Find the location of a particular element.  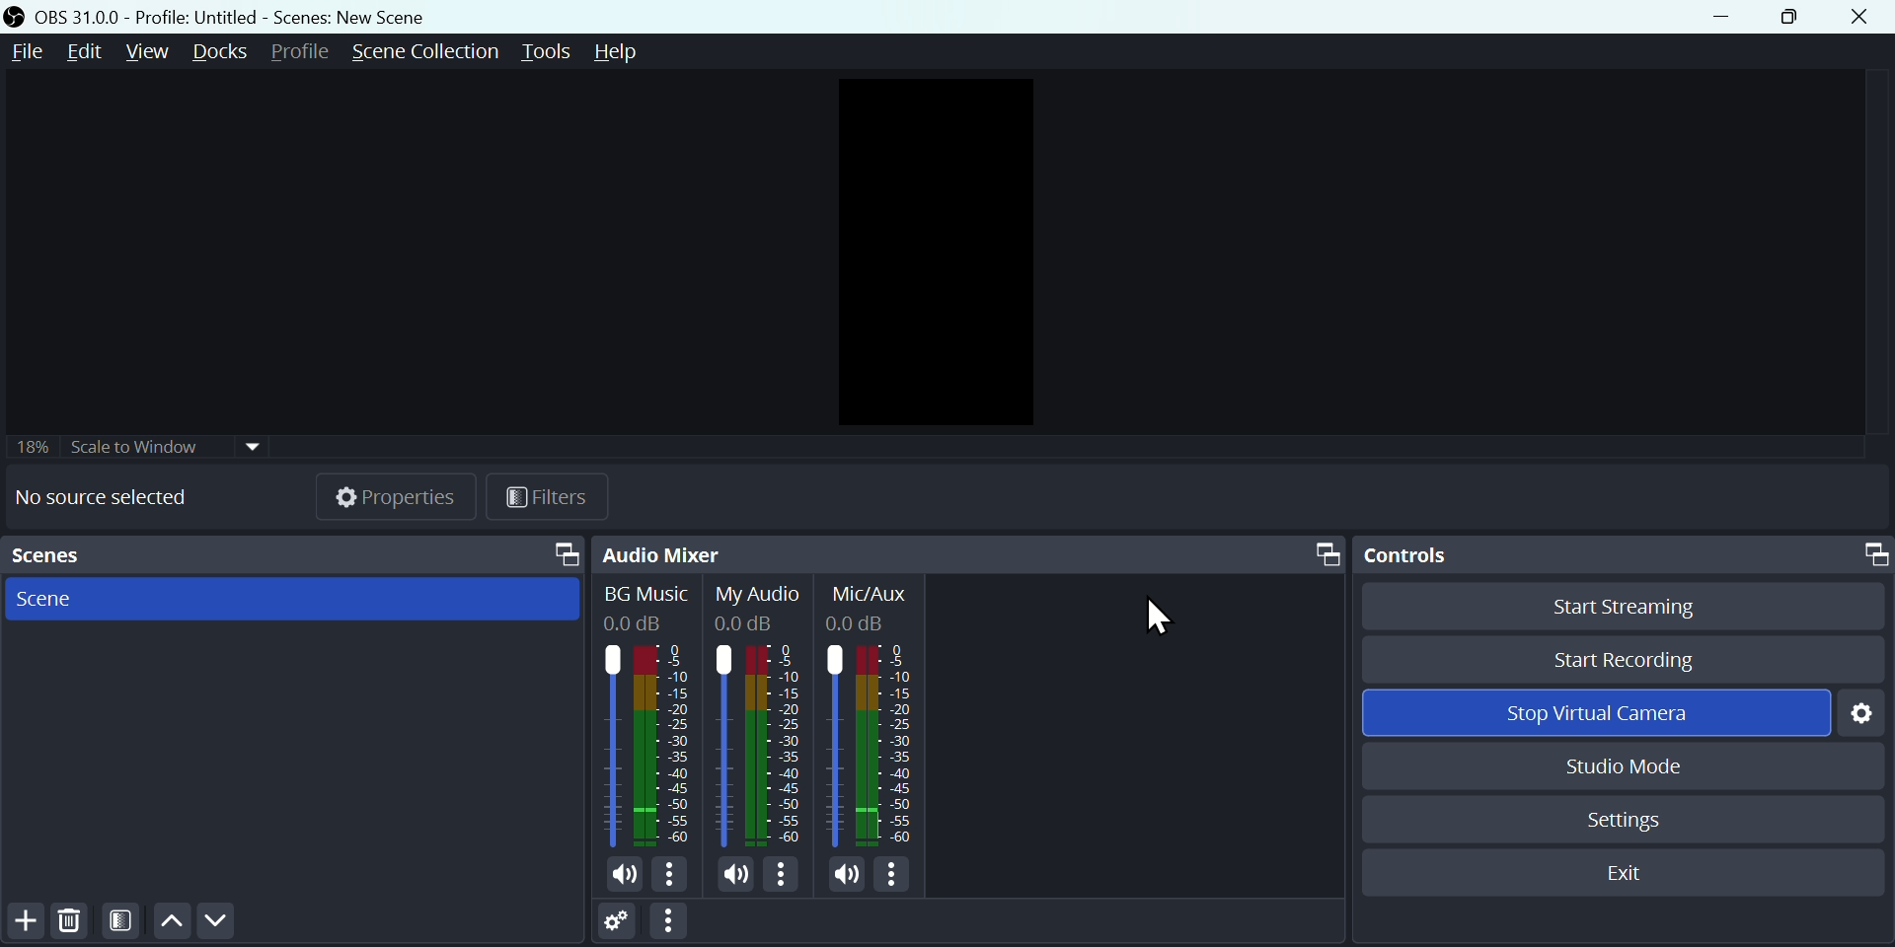

Settings is located at coordinates (1631, 818).